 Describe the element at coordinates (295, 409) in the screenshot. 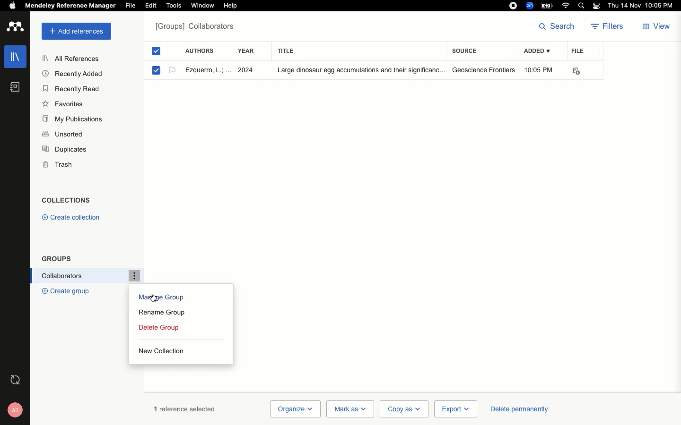

I see `Organize` at that location.